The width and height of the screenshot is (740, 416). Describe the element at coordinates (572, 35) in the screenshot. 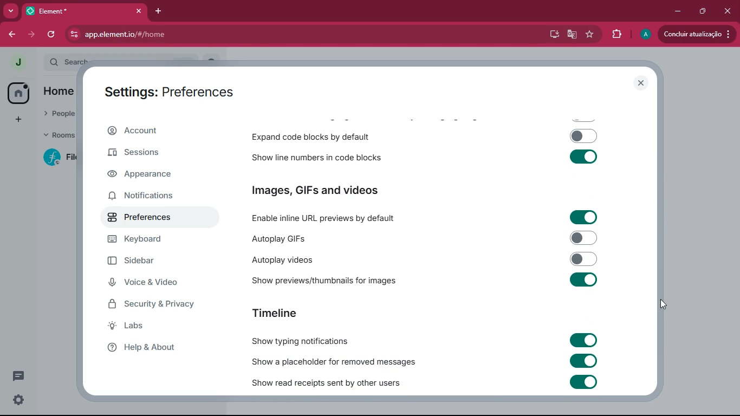

I see `google translate` at that location.